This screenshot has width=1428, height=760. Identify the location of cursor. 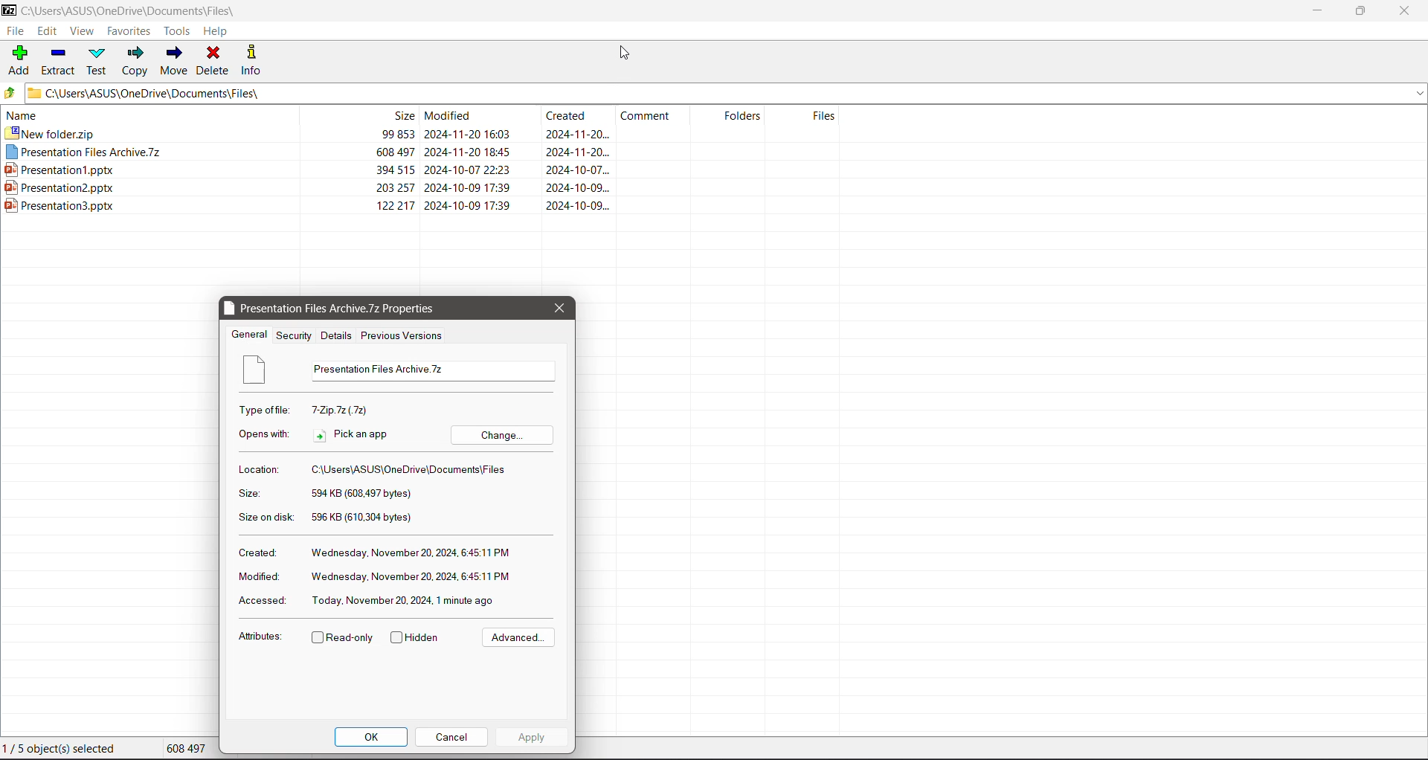
(625, 51).